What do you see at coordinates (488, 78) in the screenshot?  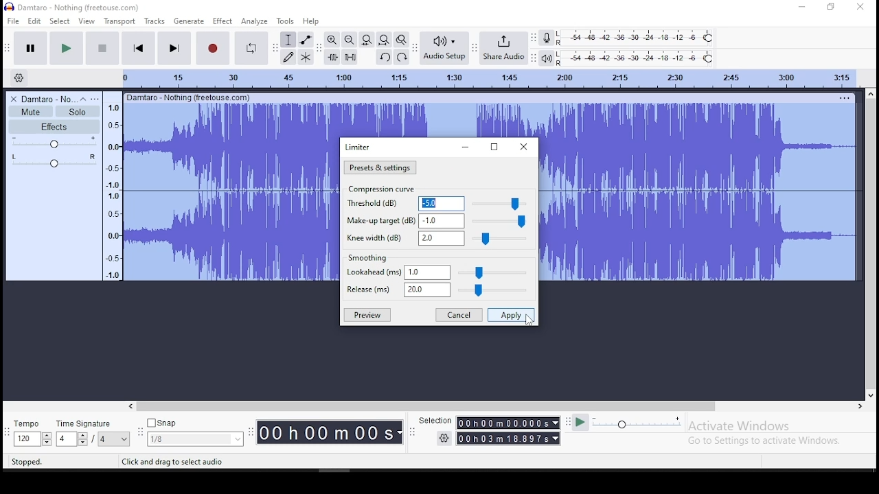 I see `track time` at bounding box center [488, 78].